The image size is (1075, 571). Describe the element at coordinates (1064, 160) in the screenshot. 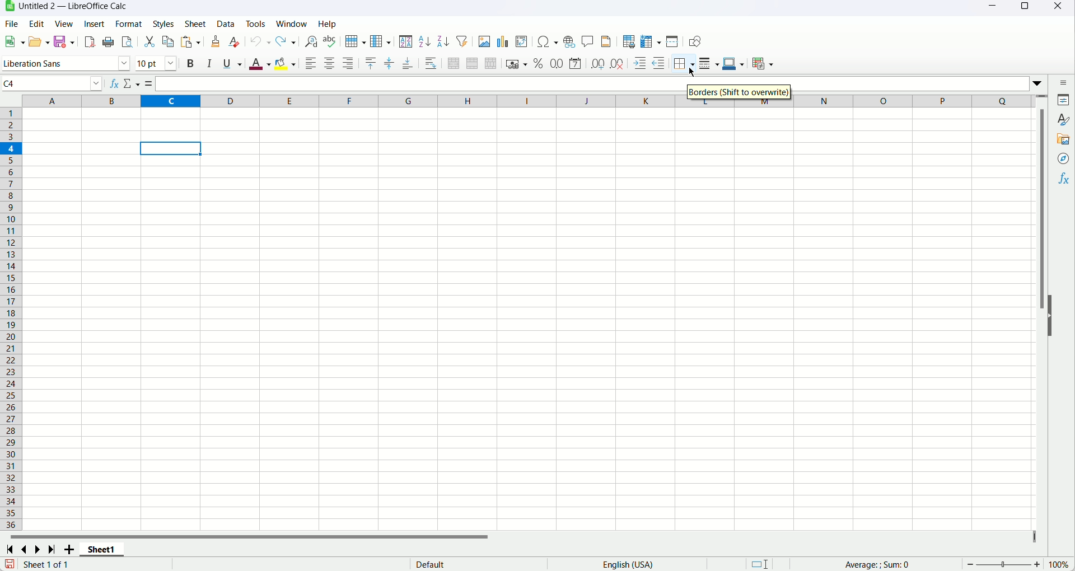

I see `Navigator` at that location.